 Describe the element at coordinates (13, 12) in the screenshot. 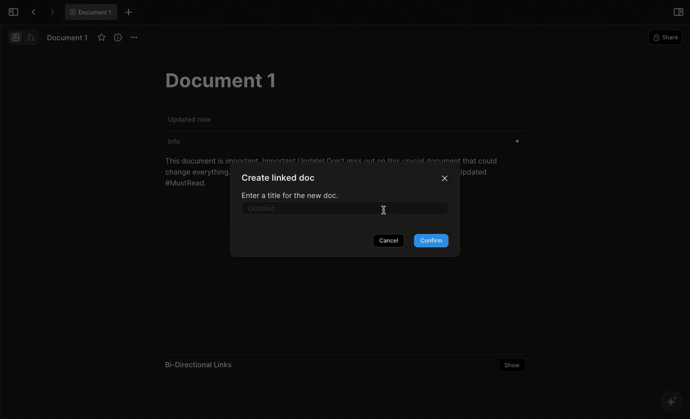

I see `Open sidebar` at that location.